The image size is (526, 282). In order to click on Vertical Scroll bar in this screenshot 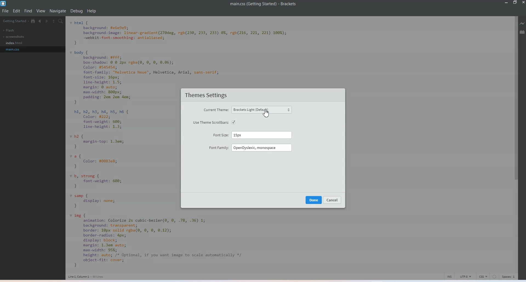, I will do `click(515, 143)`.